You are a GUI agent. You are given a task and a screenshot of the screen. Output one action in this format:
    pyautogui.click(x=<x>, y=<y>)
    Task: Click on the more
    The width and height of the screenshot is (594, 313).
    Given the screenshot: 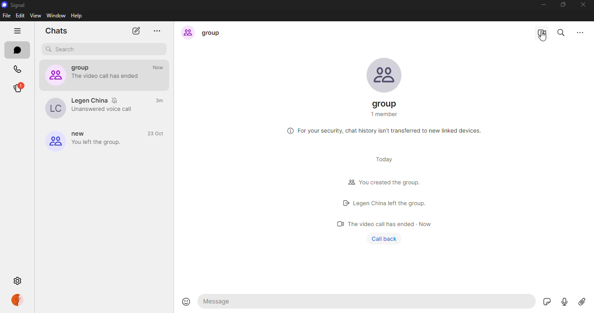 What is the action you would take?
    pyautogui.click(x=157, y=30)
    